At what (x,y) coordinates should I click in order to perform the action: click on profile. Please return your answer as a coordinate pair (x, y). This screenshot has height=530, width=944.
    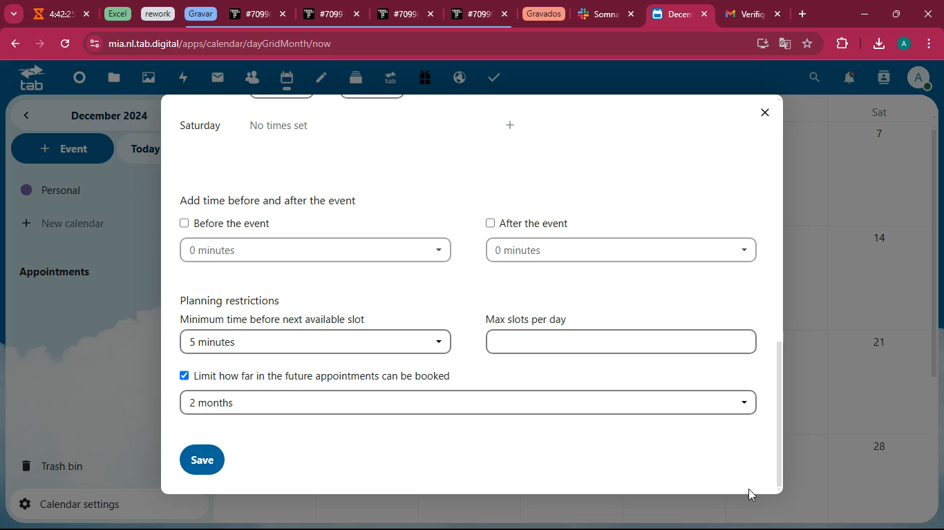
    Looking at the image, I should click on (906, 43).